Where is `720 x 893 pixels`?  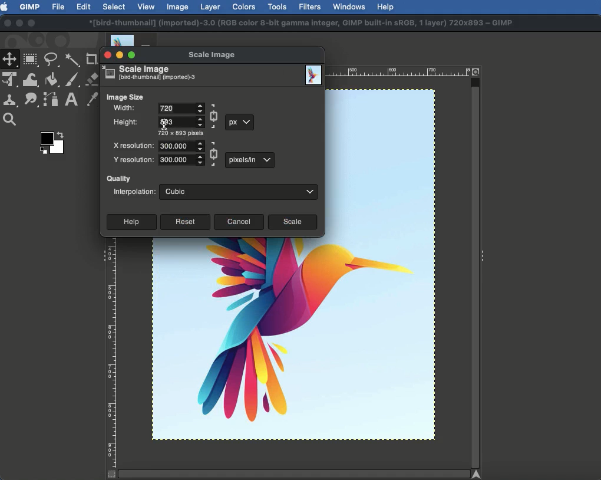
720 x 893 pixels is located at coordinates (183, 133).